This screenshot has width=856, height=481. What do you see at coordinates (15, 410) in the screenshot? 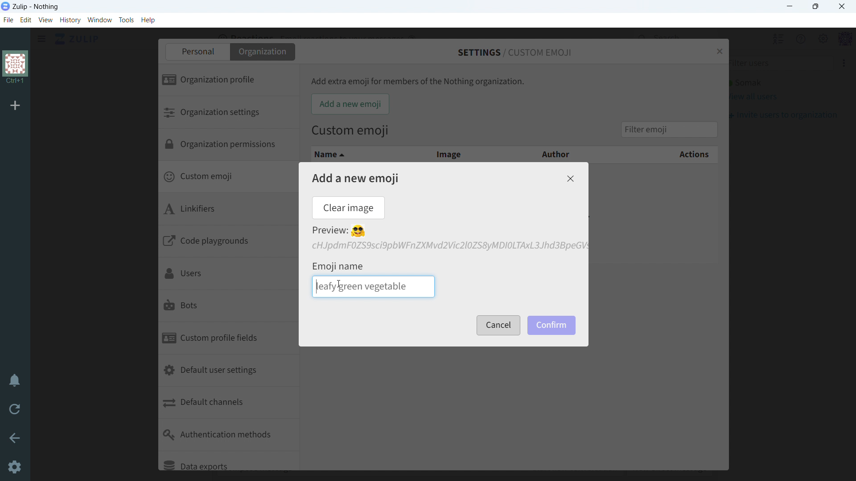
I see `reload` at bounding box center [15, 410].